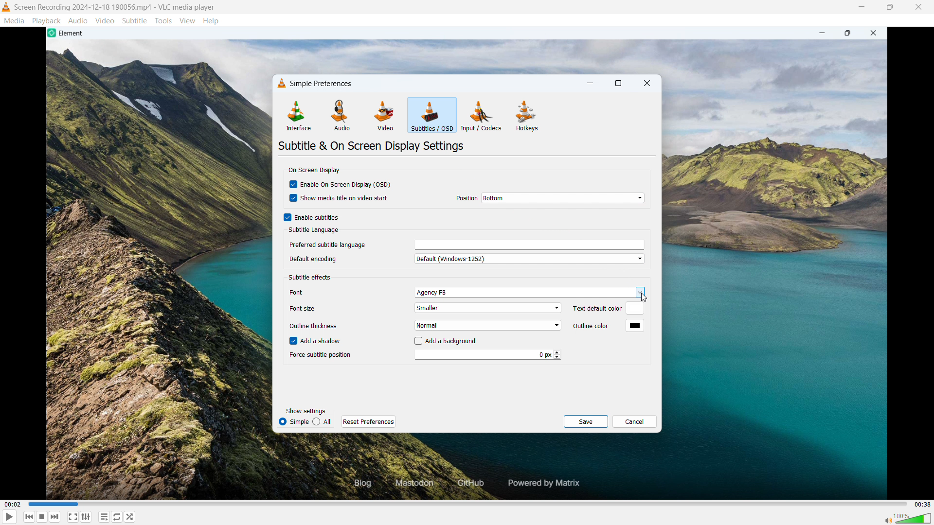  I want to click on reset prferencese, so click(369, 421).